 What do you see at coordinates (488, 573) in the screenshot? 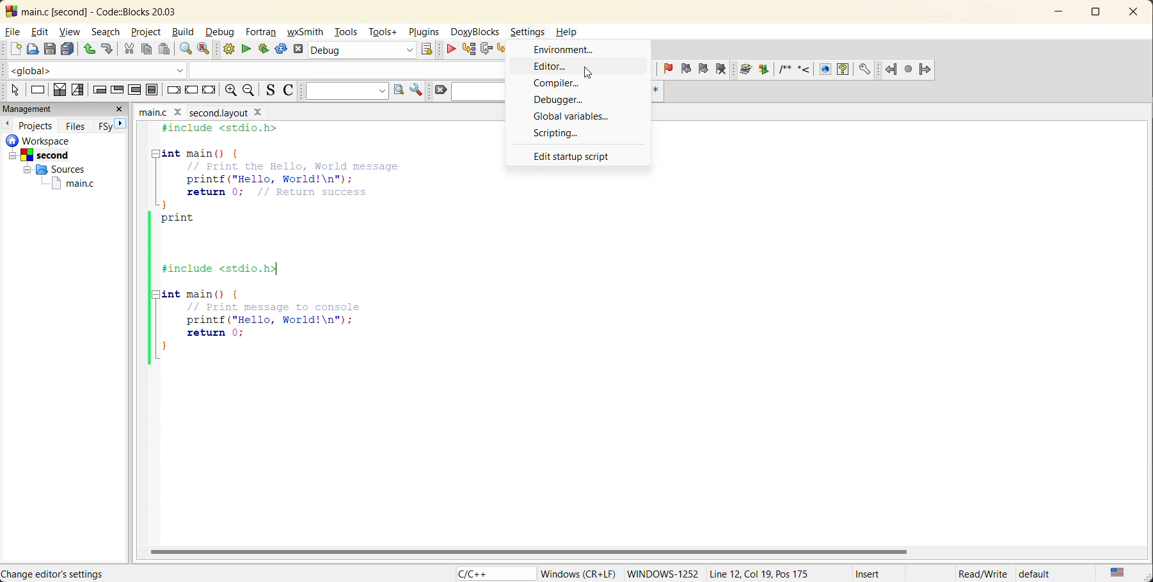
I see `language` at bounding box center [488, 573].